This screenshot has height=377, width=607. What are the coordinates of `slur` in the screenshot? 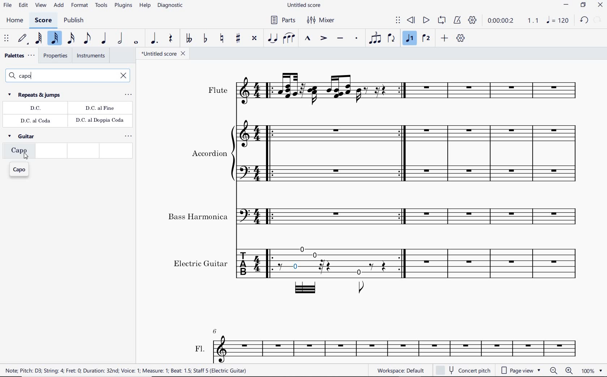 It's located at (290, 39).